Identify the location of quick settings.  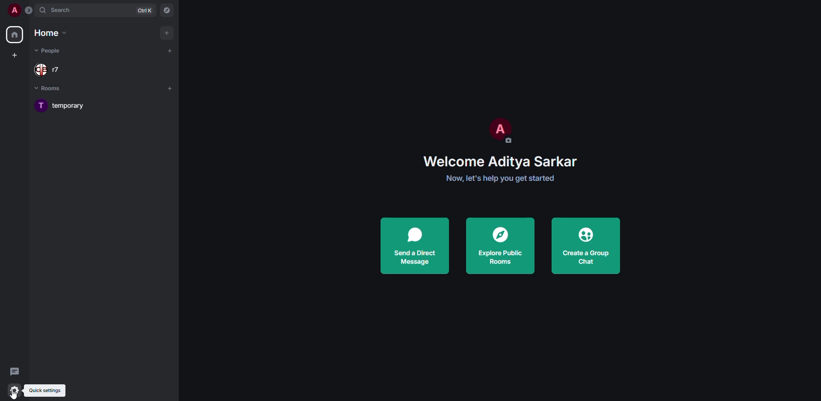
(47, 390).